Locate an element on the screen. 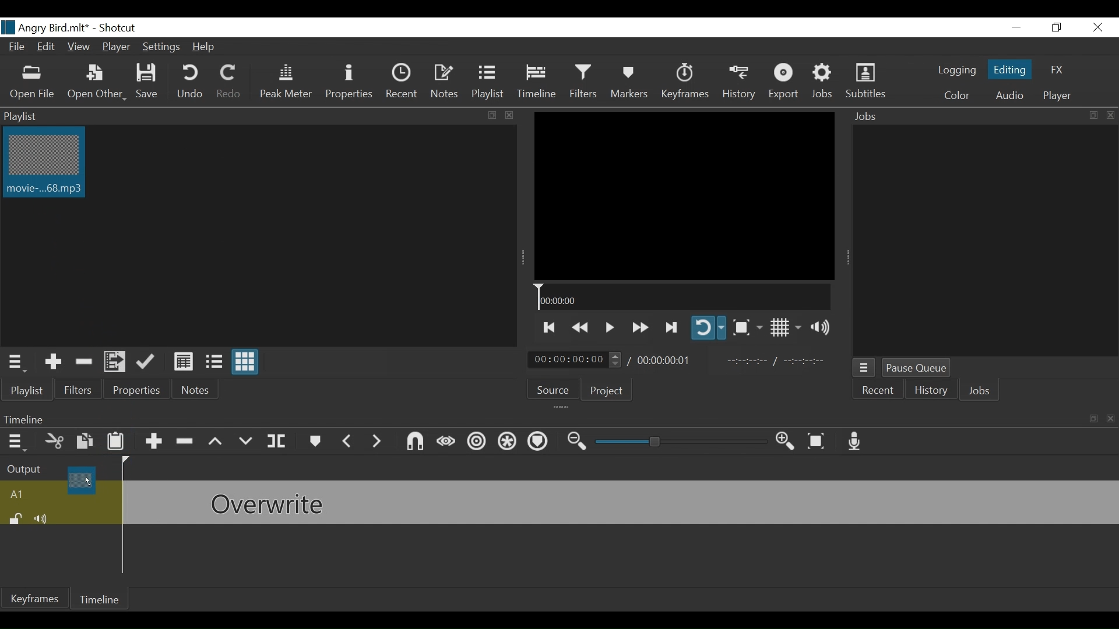 Image resolution: width=1119 pixels, height=629 pixels. Paste is located at coordinates (117, 441).